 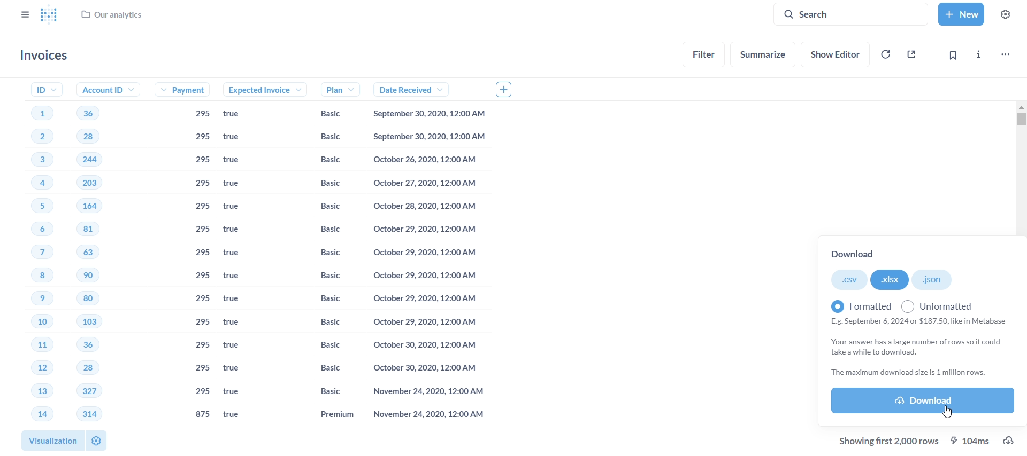 What do you see at coordinates (424, 254) in the screenshot?
I see `October 29,2020, 12:00 AM` at bounding box center [424, 254].